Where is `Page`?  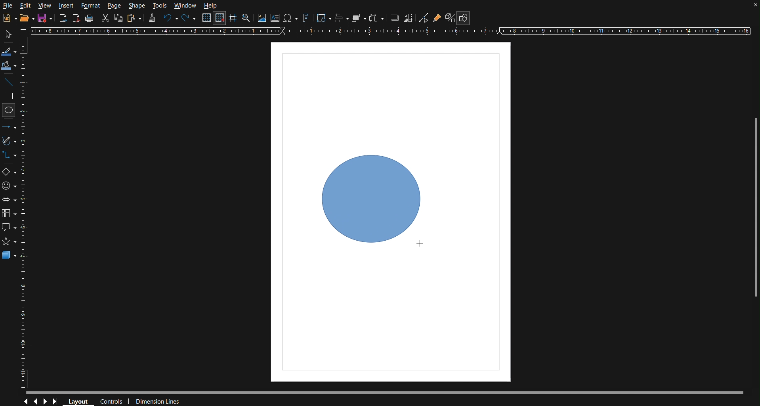
Page is located at coordinates (115, 6).